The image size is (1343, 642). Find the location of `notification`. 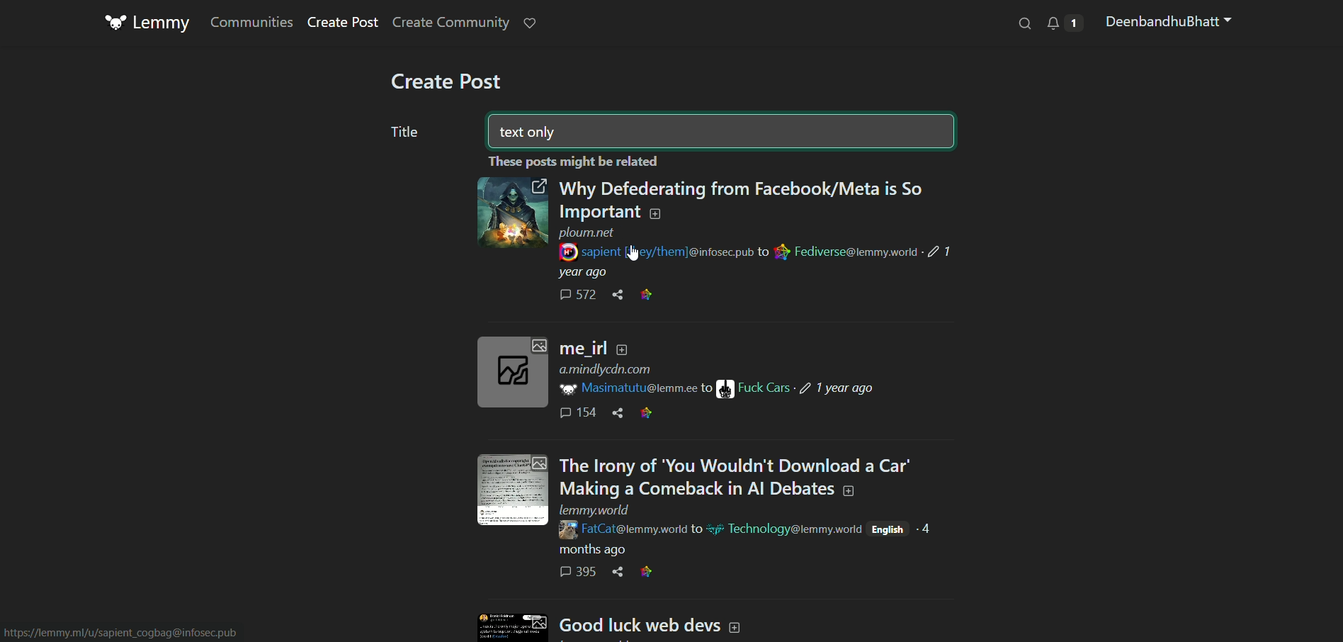

notification is located at coordinates (531, 24).